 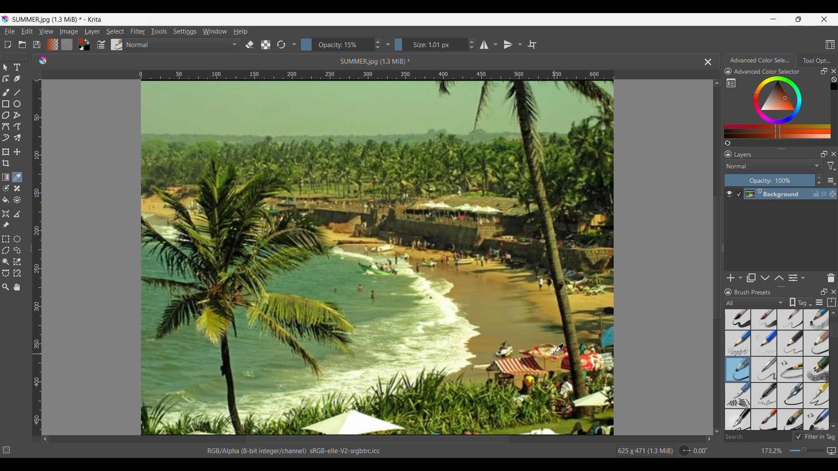 What do you see at coordinates (17, 138) in the screenshot?
I see `Multibrush tool` at bounding box center [17, 138].